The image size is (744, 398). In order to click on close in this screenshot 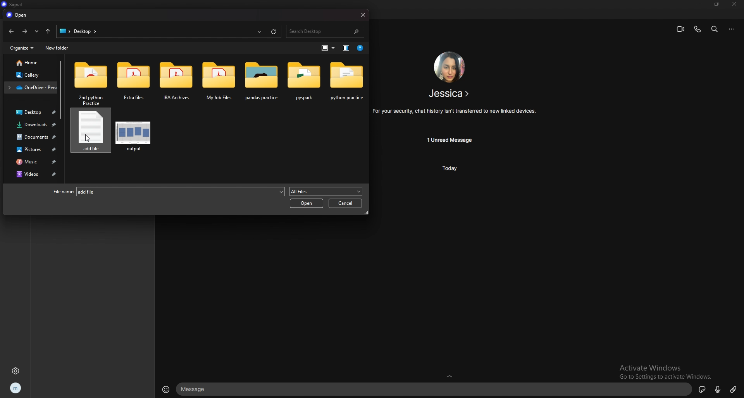, I will do `click(362, 14)`.